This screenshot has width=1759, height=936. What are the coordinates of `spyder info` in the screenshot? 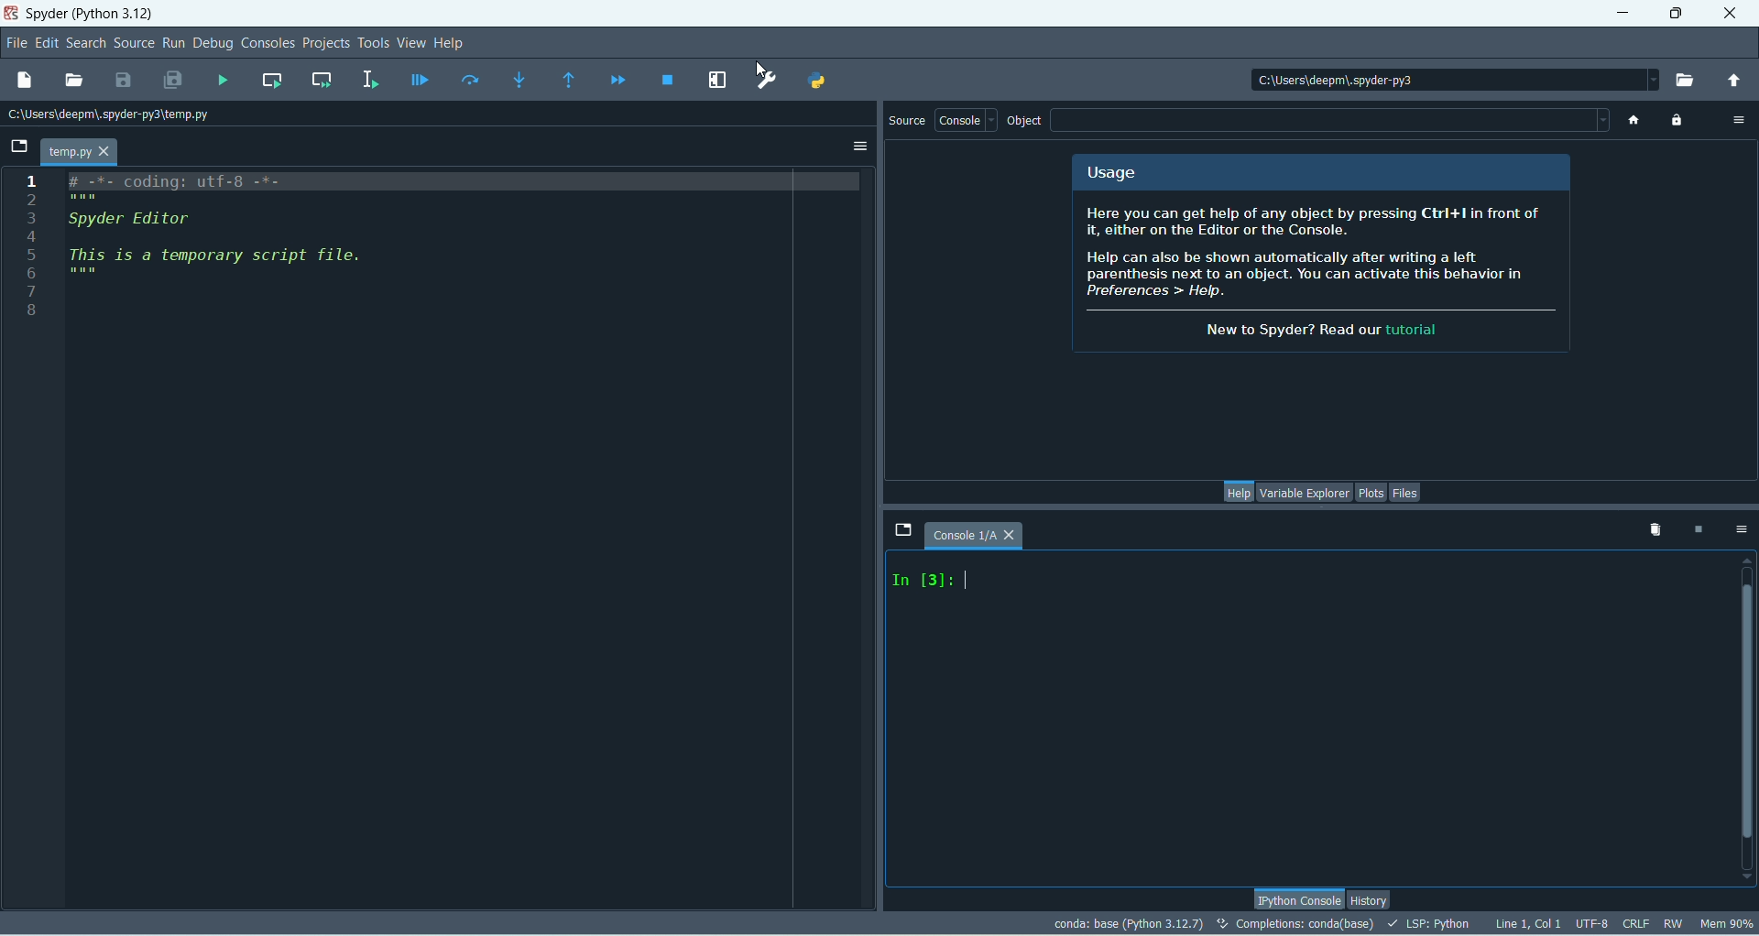 It's located at (1324, 275).